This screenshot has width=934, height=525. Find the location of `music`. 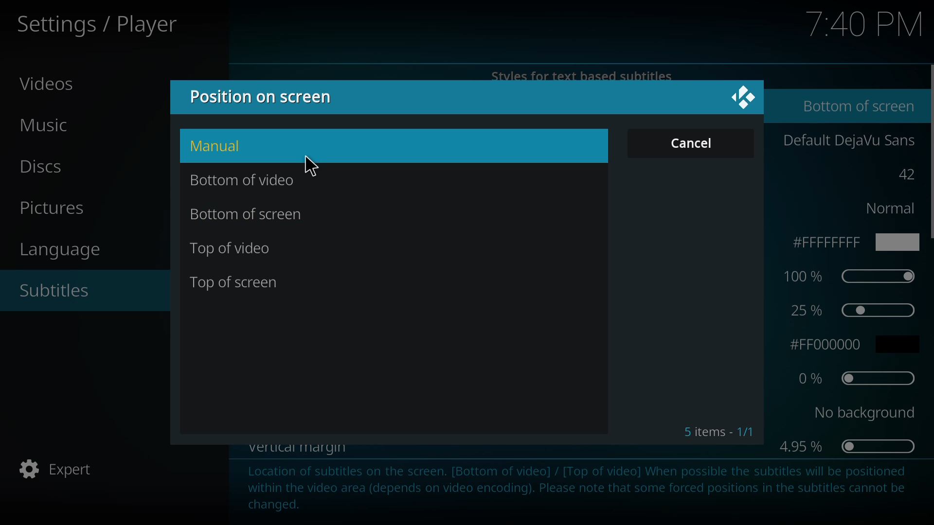

music is located at coordinates (49, 125).